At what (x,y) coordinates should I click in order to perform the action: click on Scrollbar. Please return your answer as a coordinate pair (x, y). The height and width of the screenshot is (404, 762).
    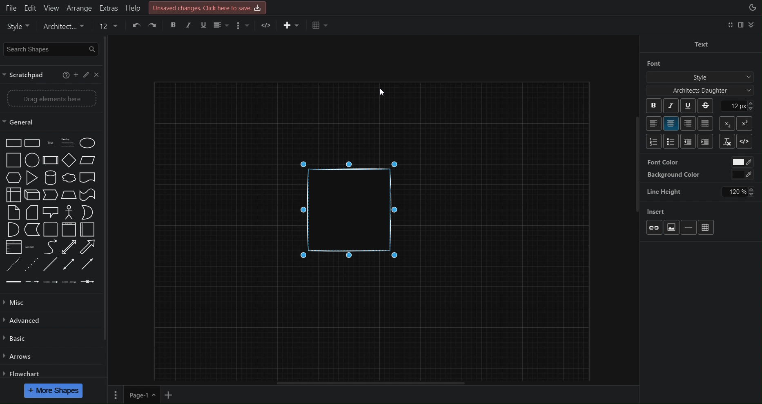
    Looking at the image, I should click on (369, 381).